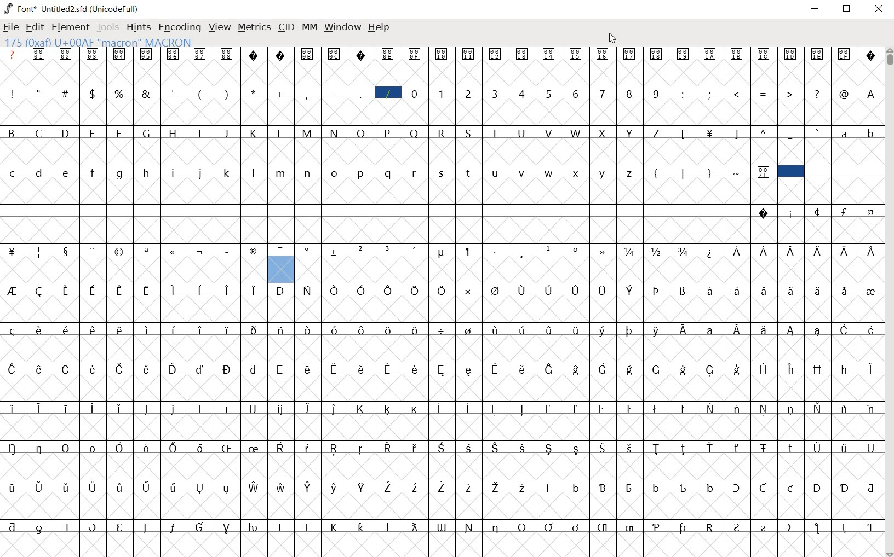 This screenshot has width=894, height=557. What do you see at coordinates (201, 289) in the screenshot?
I see `Symbol` at bounding box center [201, 289].